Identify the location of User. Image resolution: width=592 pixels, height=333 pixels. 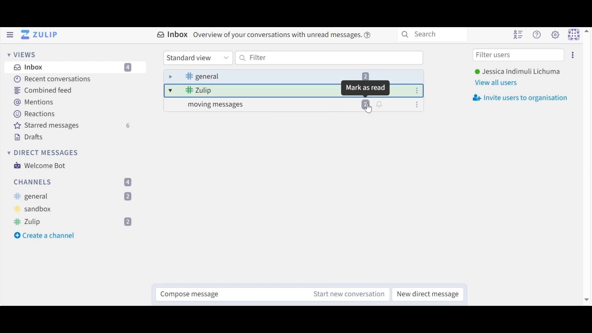
(517, 72).